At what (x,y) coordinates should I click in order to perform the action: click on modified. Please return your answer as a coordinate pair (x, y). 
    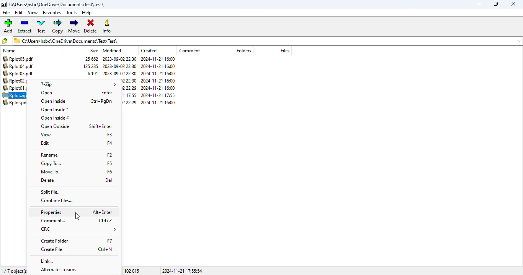
    Looking at the image, I should click on (112, 51).